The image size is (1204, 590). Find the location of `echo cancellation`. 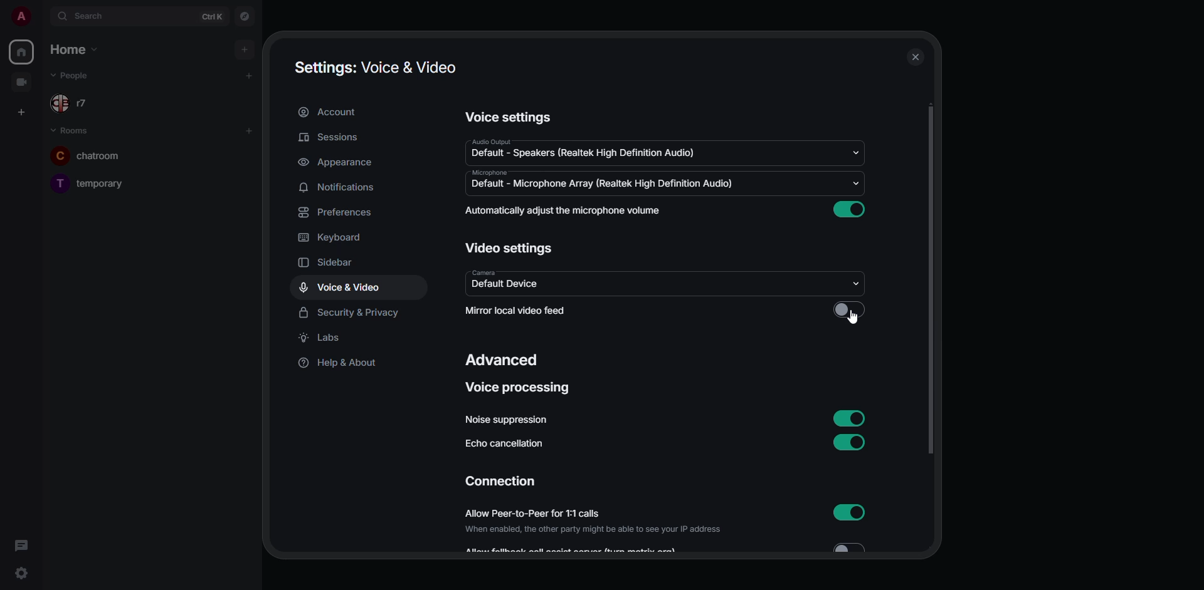

echo cancellation is located at coordinates (505, 445).